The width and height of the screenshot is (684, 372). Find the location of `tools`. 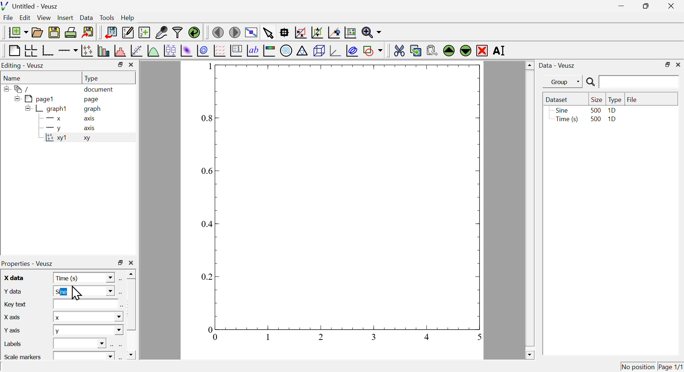

tools is located at coordinates (108, 17).